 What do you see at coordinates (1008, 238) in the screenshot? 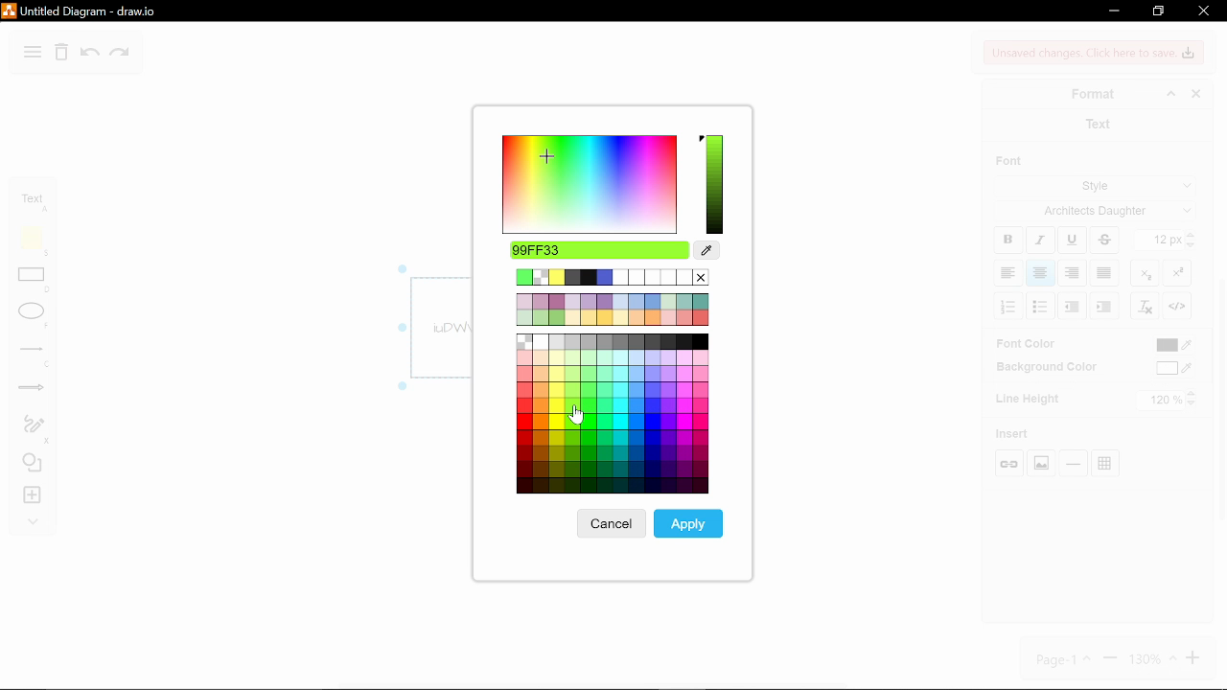
I see `bold ` at bounding box center [1008, 238].